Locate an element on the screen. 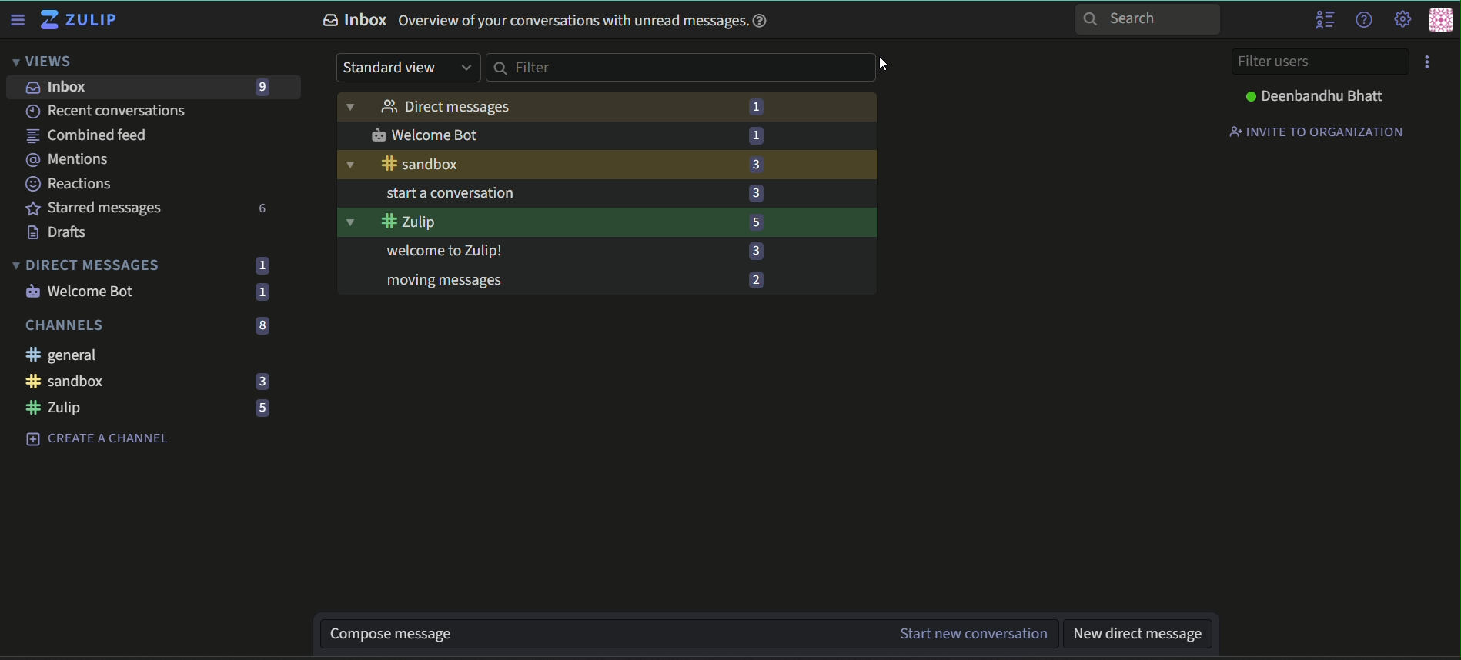  Views is located at coordinates (43, 60).